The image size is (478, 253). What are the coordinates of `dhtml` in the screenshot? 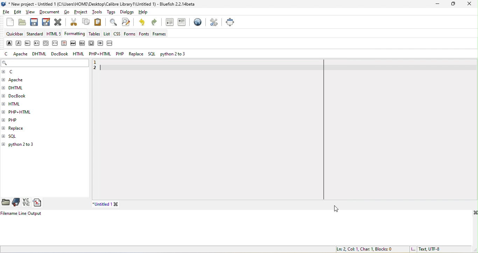 It's located at (19, 89).